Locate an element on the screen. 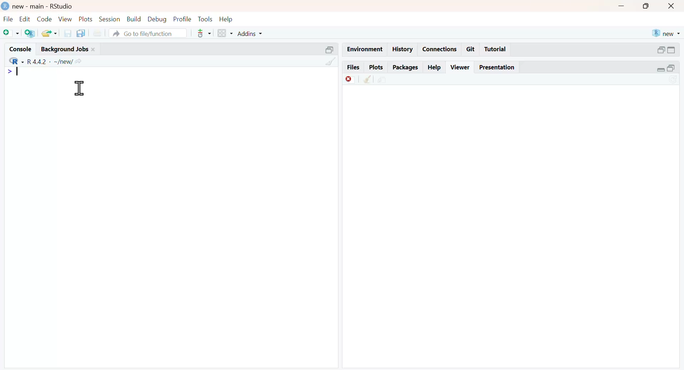 The height and width of the screenshot is (370, 684). Discard  is located at coordinates (350, 80).